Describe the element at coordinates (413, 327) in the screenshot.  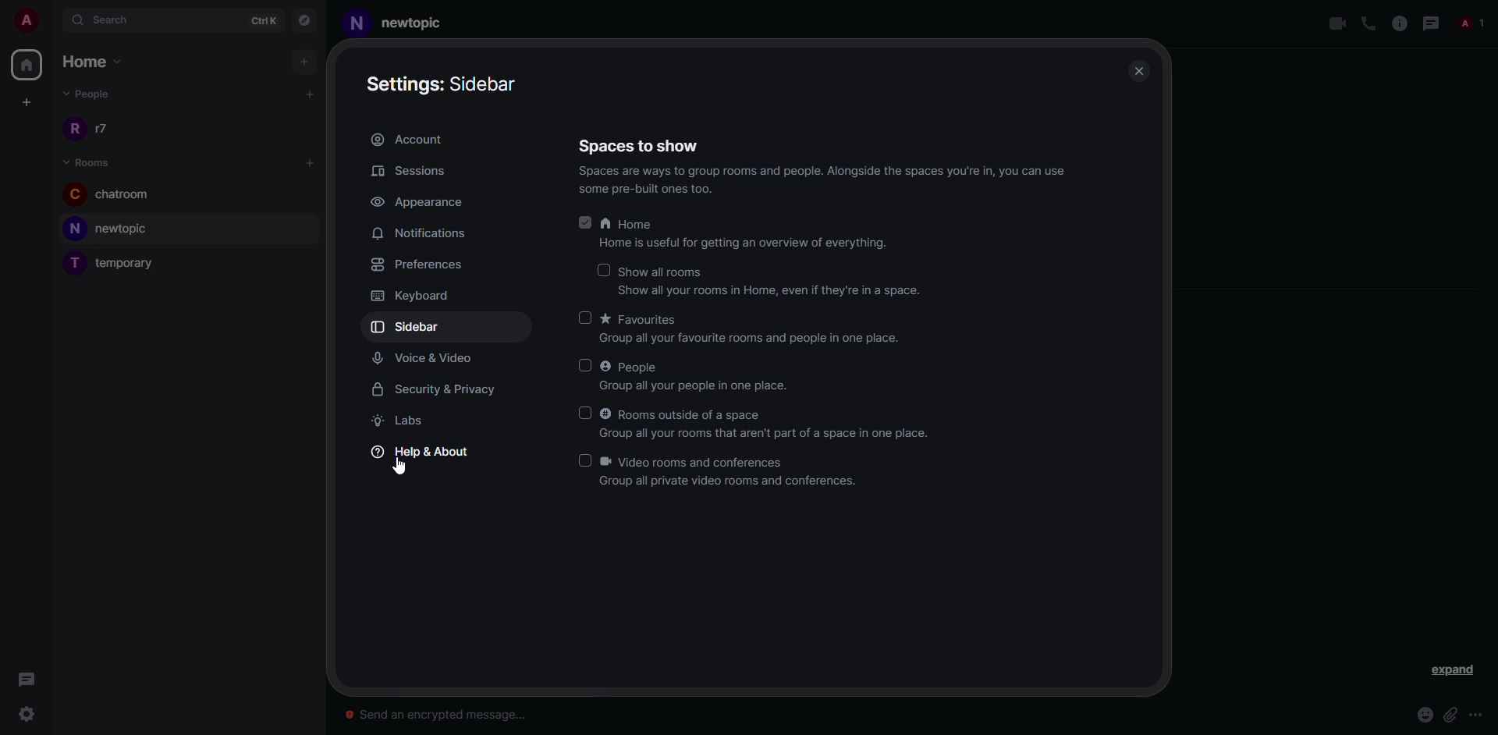
I see `sidebar` at that location.